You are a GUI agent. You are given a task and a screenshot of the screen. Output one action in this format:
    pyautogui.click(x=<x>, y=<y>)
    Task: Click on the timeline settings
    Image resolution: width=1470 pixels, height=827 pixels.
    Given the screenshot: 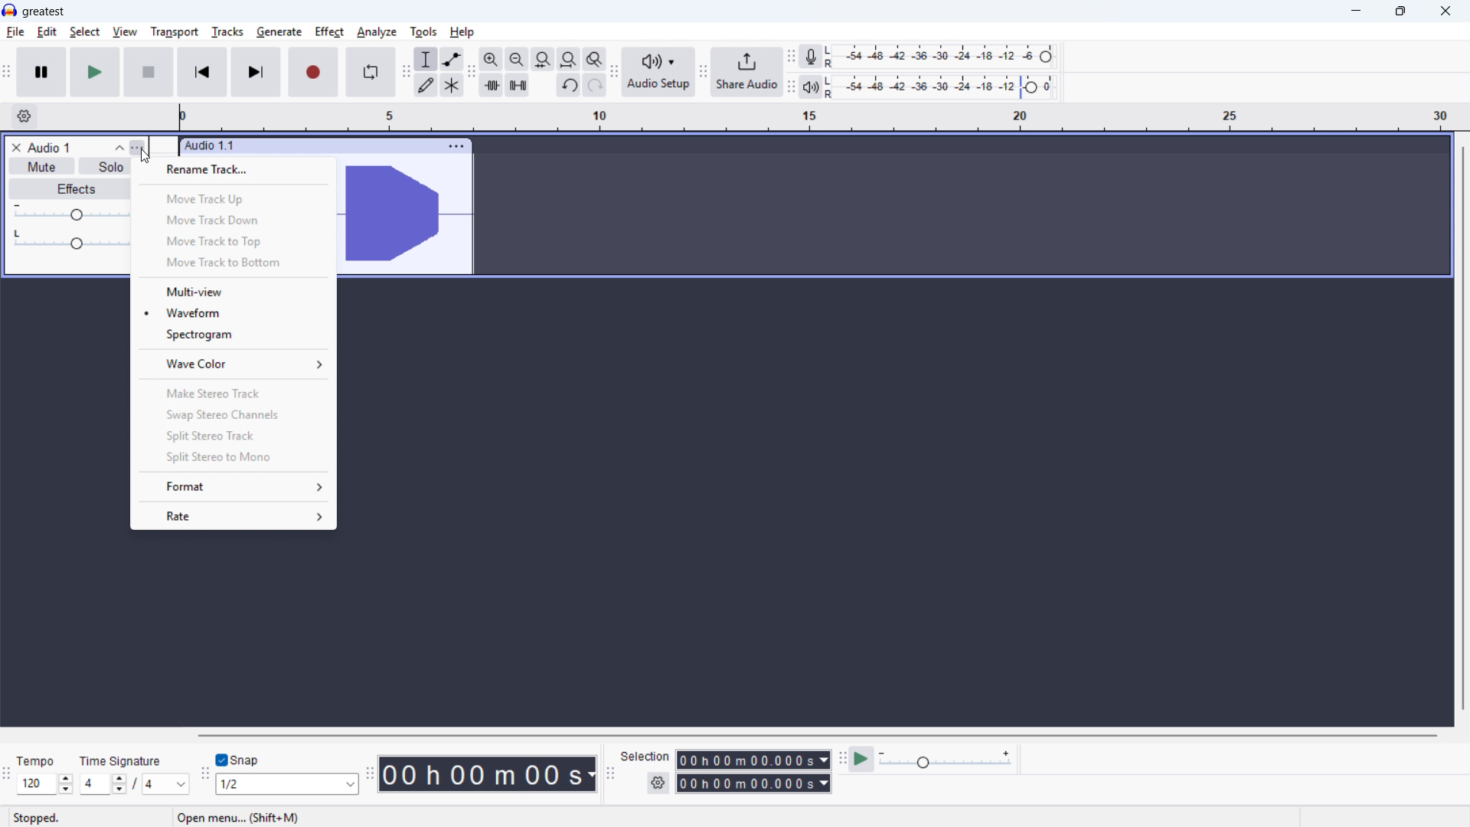 What is the action you would take?
    pyautogui.click(x=24, y=116)
    